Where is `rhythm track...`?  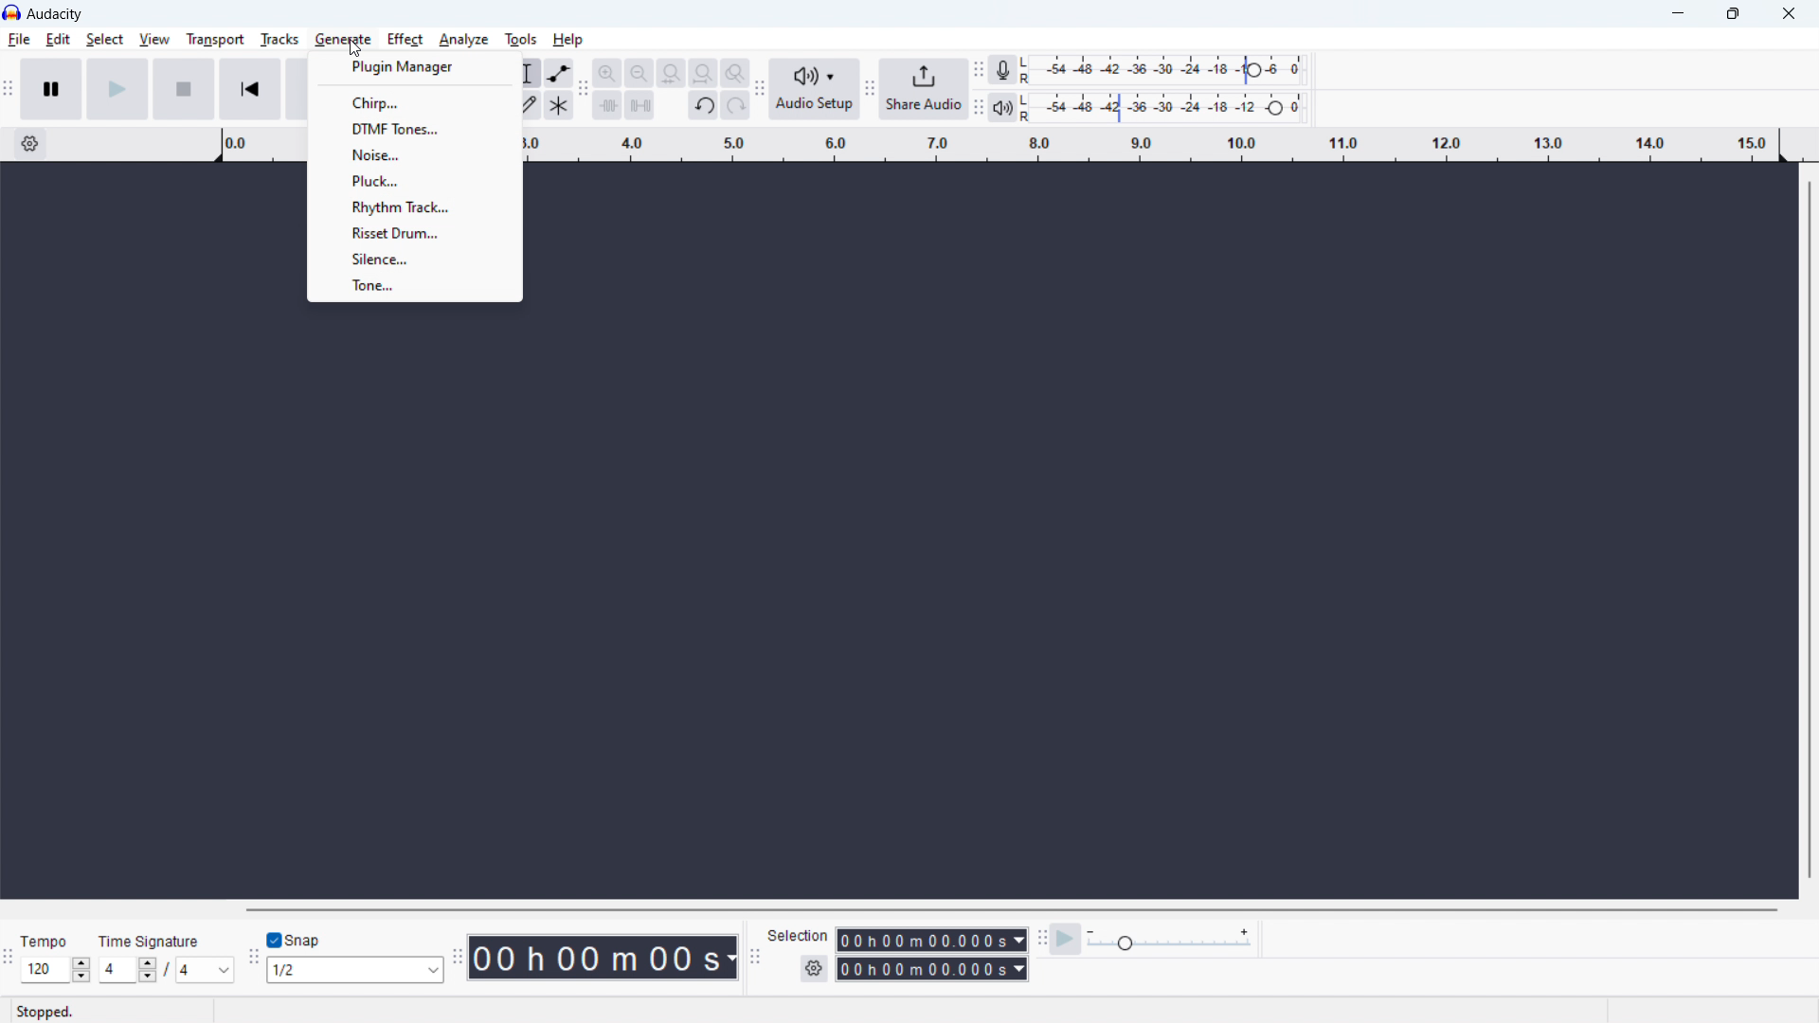
rhythm track... is located at coordinates (416, 206).